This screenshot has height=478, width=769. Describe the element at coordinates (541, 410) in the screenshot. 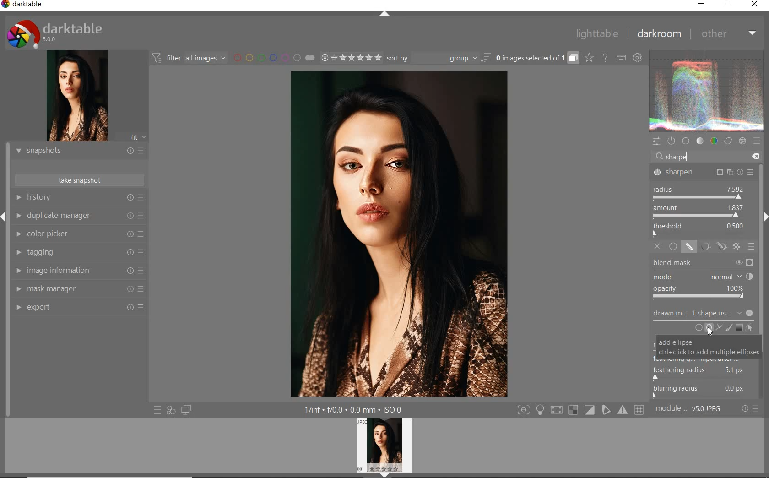

I see `light sign ` at that location.